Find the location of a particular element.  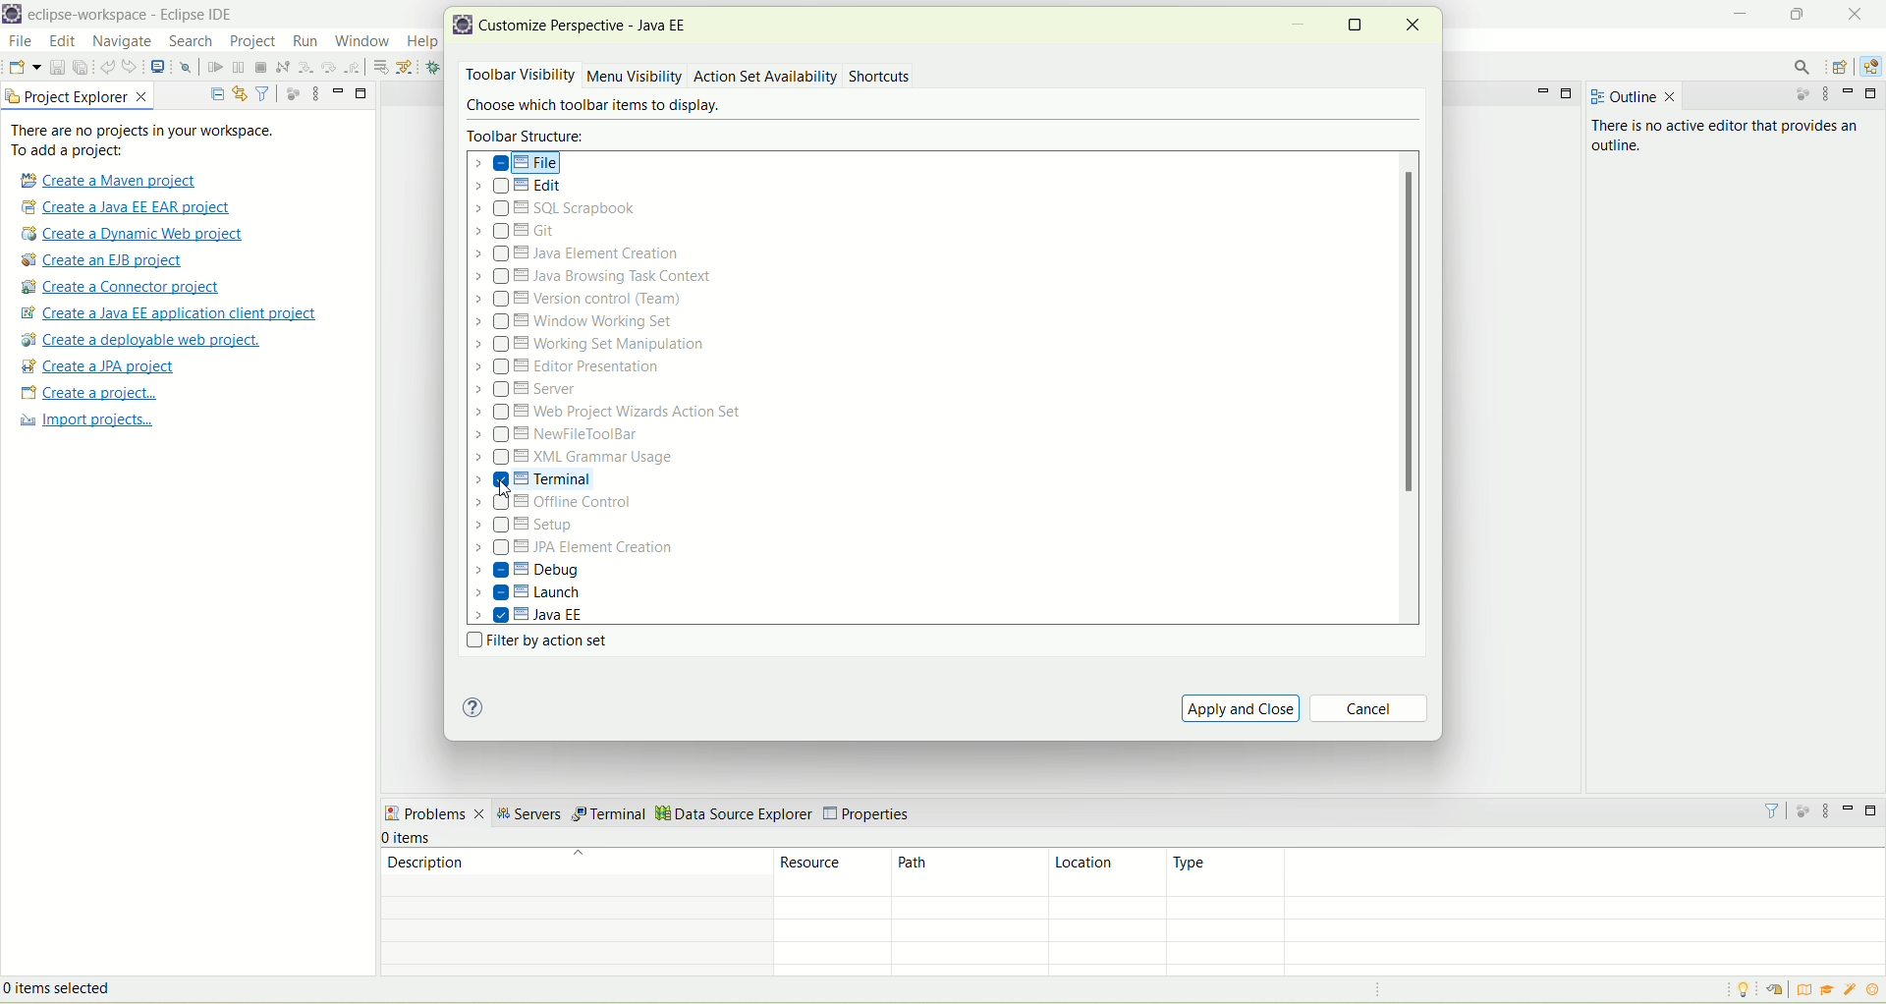

create a Java EE EAR project is located at coordinates (127, 207).